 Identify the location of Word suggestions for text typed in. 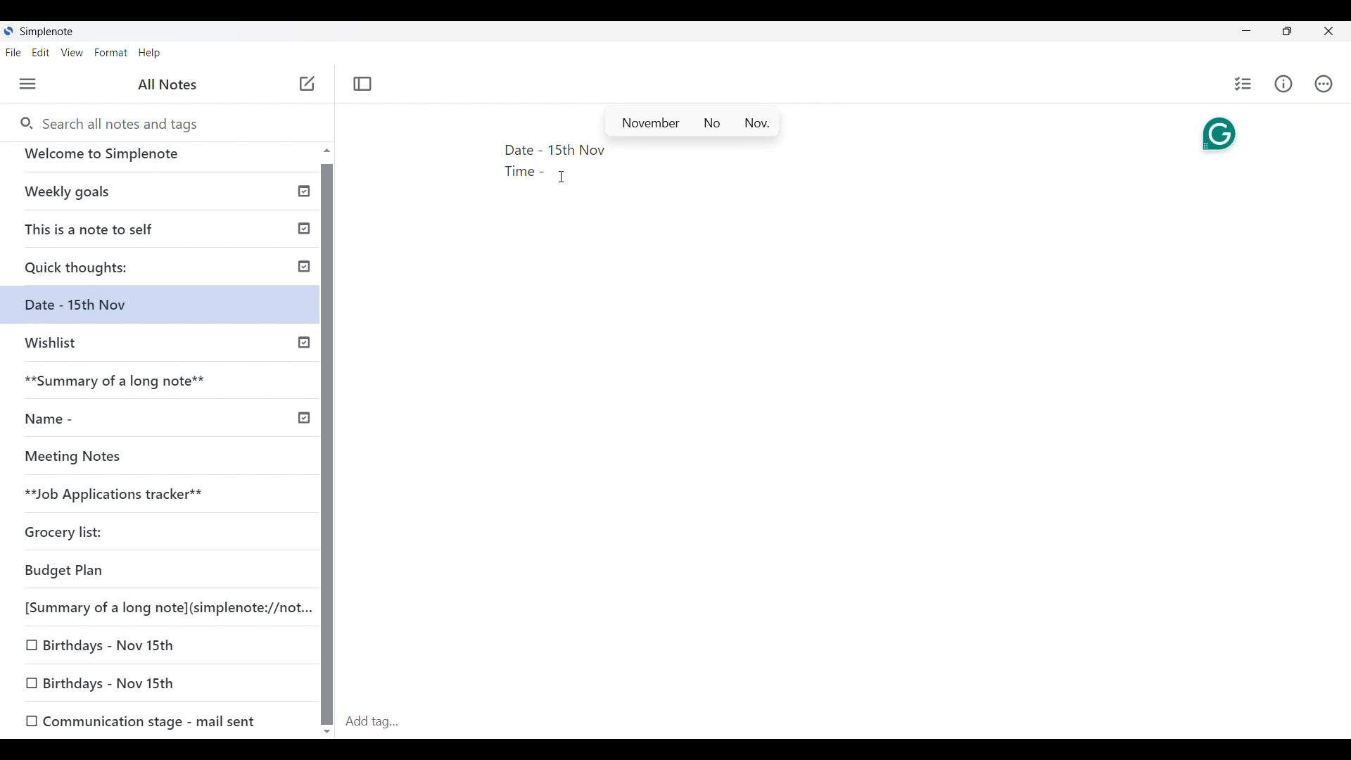
(692, 121).